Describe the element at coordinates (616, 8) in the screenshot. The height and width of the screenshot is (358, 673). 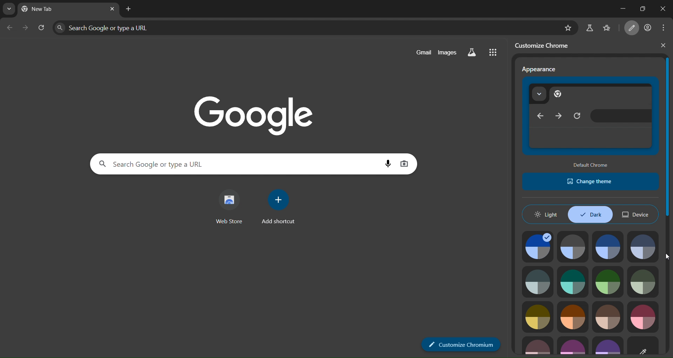
I see `minimize` at that location.